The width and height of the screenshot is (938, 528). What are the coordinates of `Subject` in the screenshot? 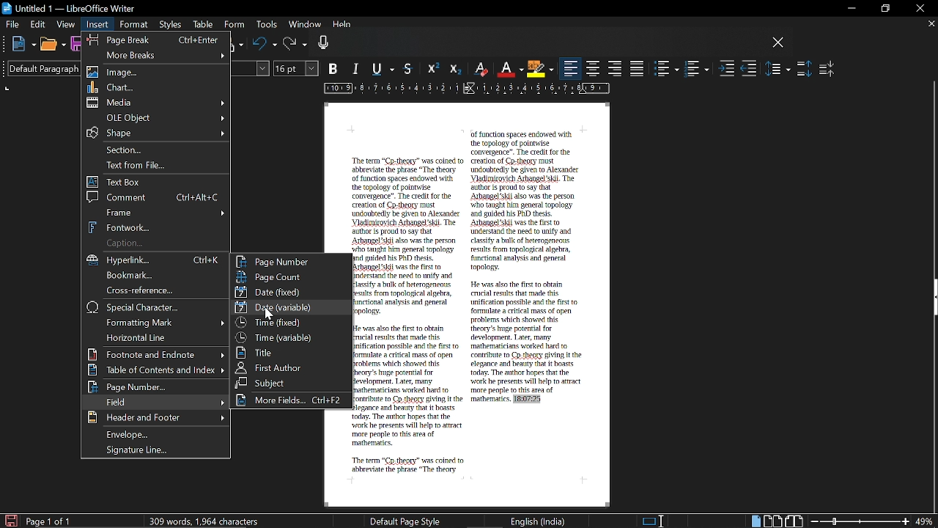 It's located at (289, 383).